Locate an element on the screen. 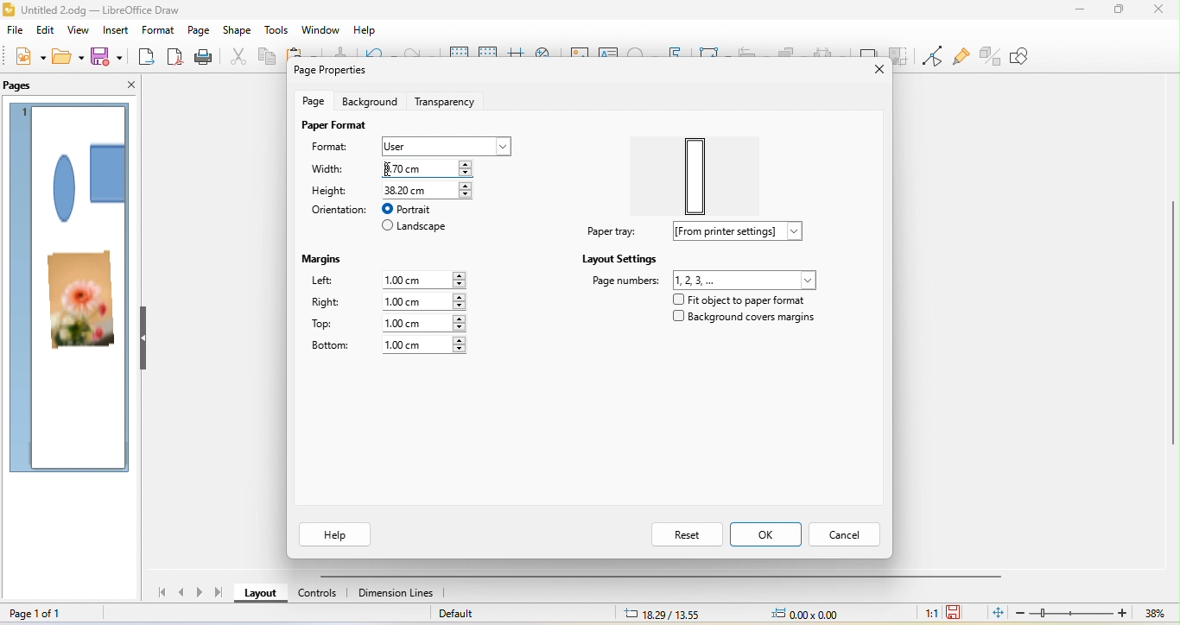 Image resolution: width=1180 pixels, height=625 pixels. open is located at coordinates (68, 59).